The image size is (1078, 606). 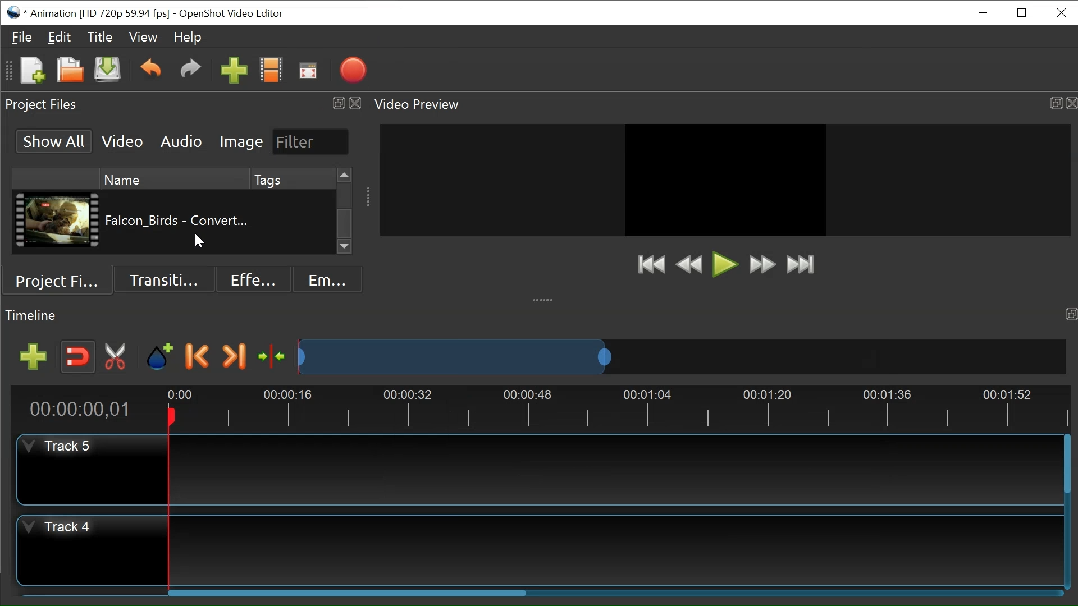 I want to click on Play, so click(x=725, y=264).